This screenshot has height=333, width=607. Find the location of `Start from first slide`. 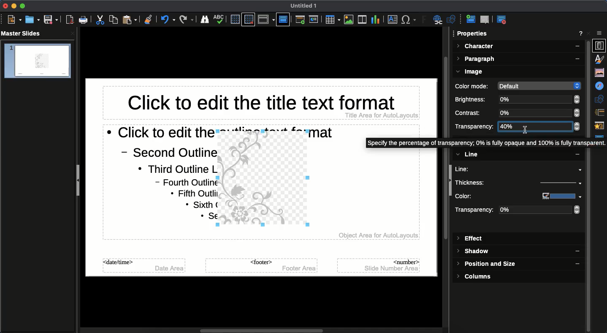

Start from first slide is located at coordinates (301, 21).